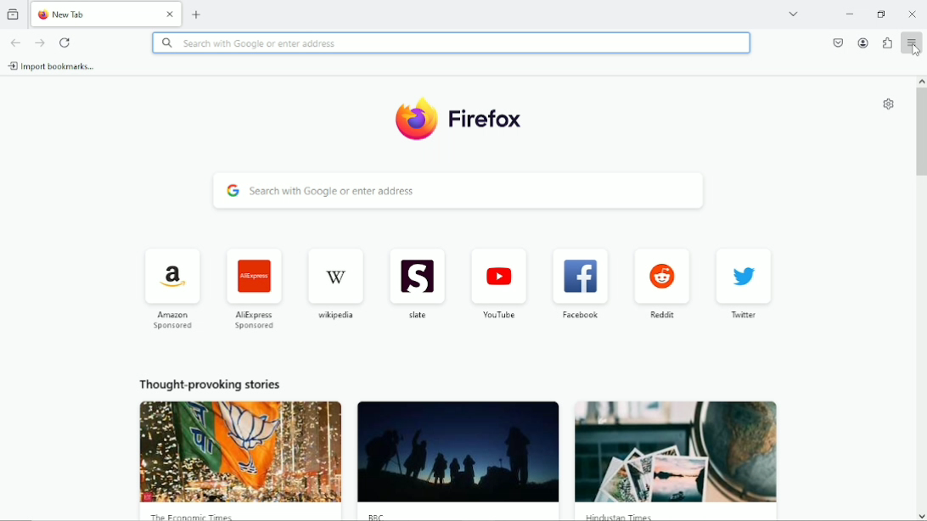 The width and height of the screenshot is (927, 521). What do you see at coordinates (618, 517) in the screenshot?
I see `Hindustan Times` at bounding box center [618, 517].